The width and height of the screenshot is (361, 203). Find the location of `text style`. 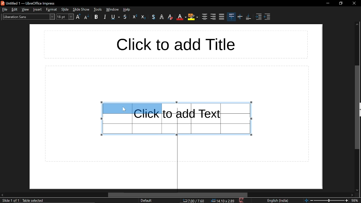

text style is located at coordinates (28, 17).